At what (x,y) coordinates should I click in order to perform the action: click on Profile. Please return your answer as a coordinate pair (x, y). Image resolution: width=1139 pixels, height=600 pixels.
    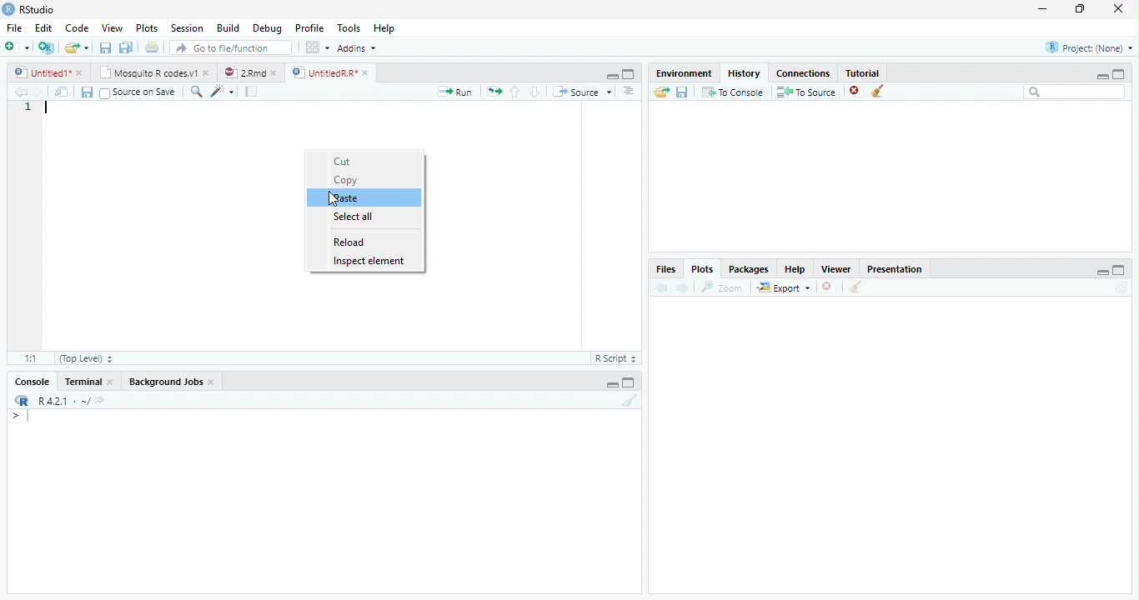
    Looking at the image, I should click on (310, 28).